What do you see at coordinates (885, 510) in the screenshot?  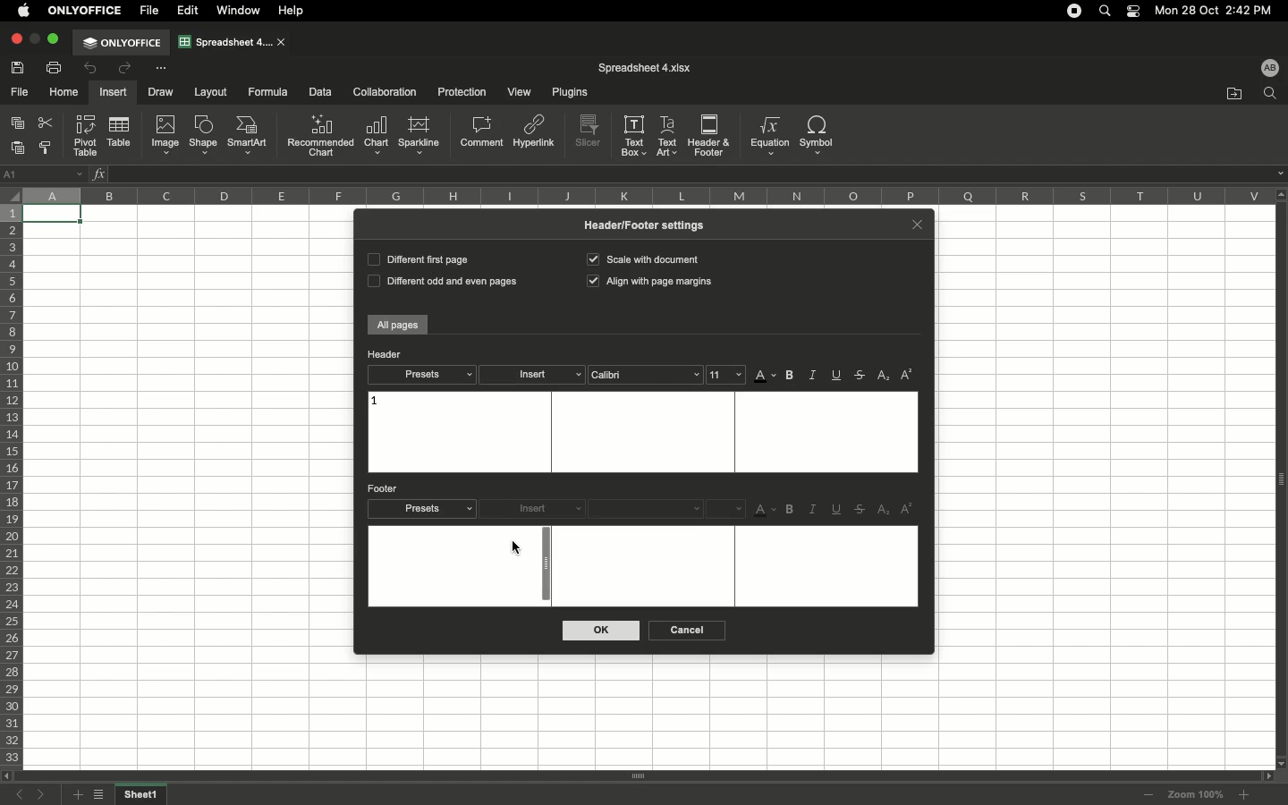 I see `Subscript` at bounding box center [885, 510].